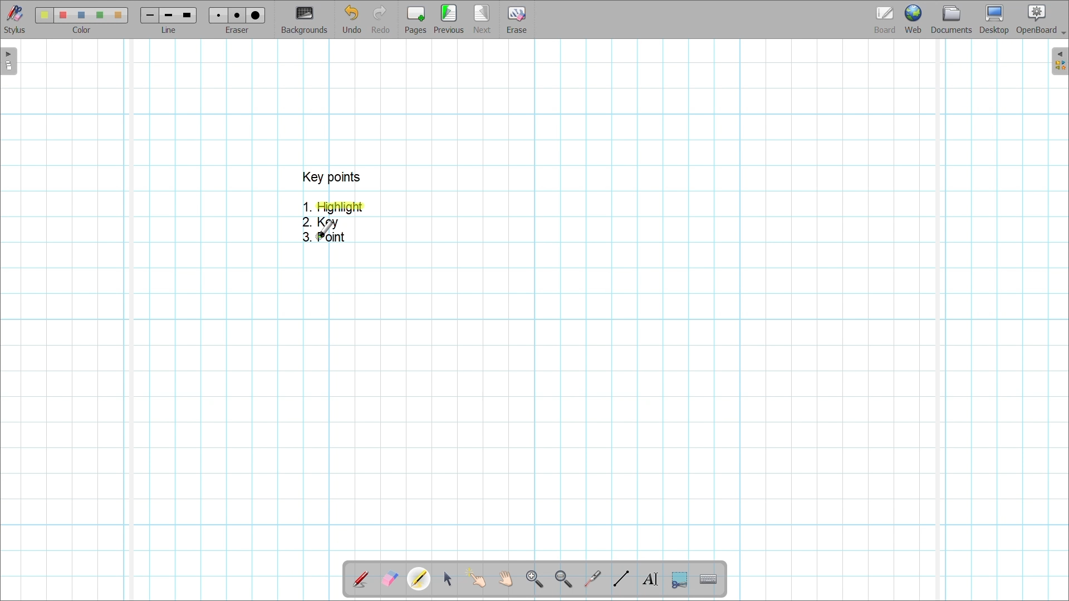  I want to click on eraser 3, so click(256, 15).